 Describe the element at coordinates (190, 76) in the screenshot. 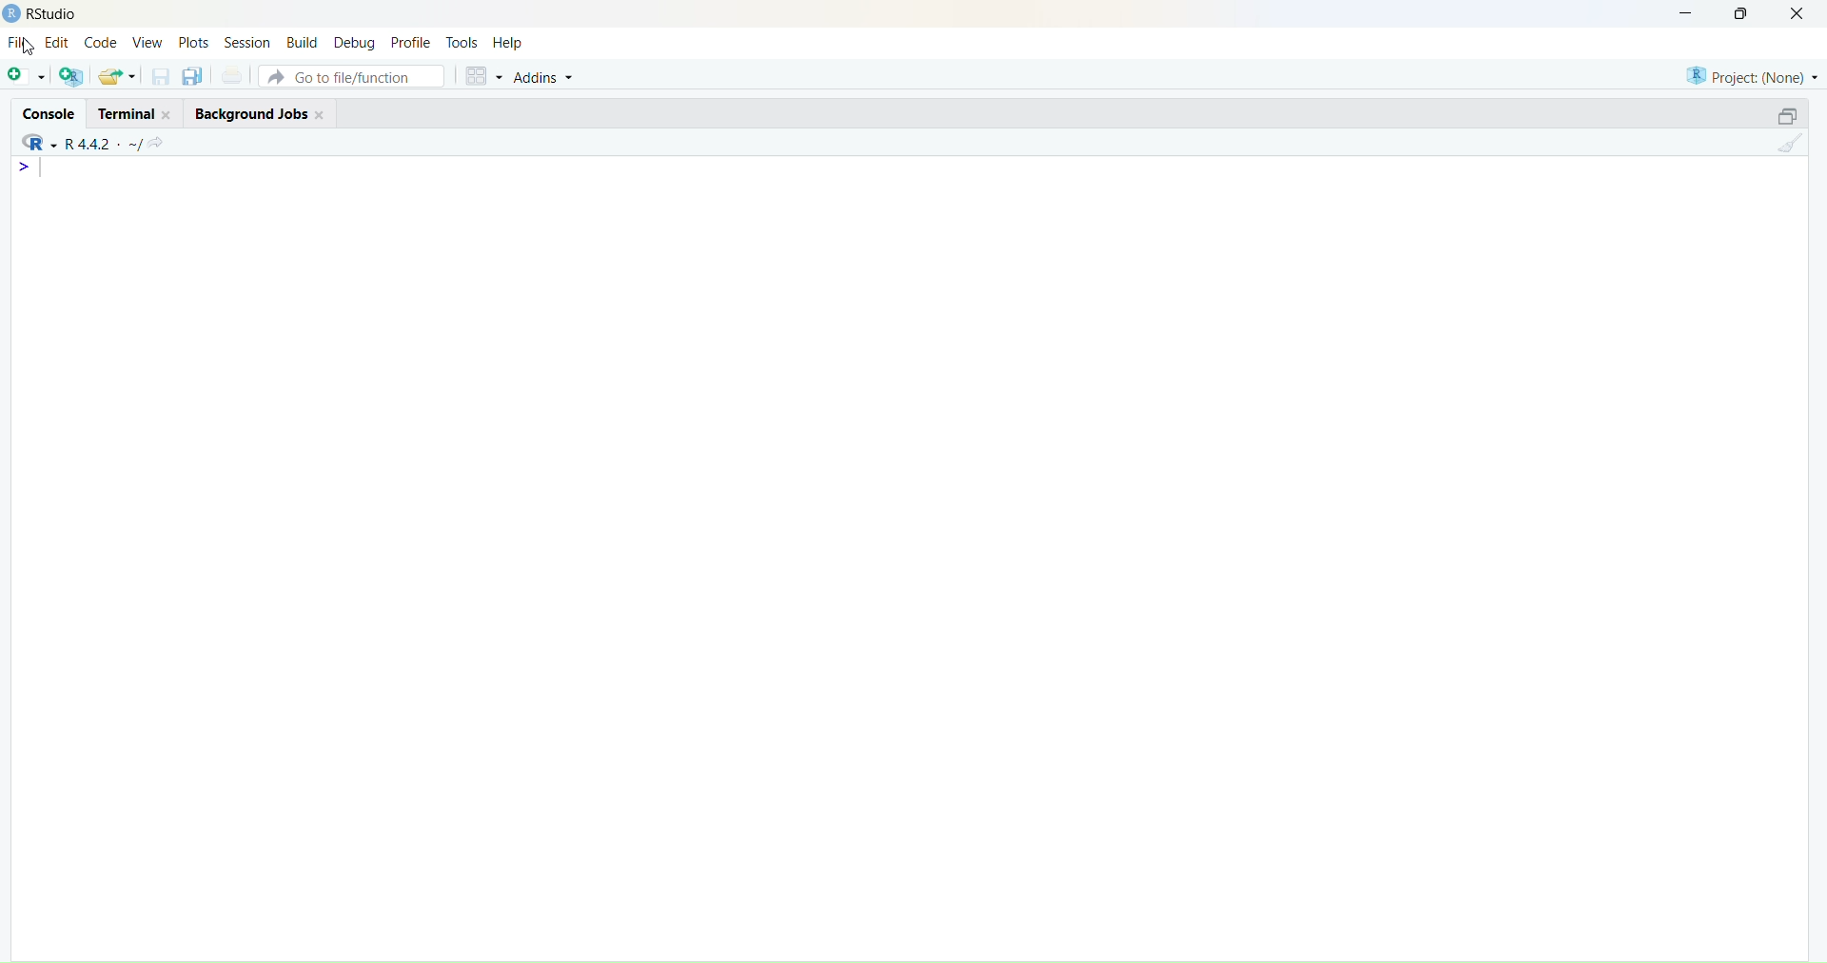

I see `Save all open documents (Ctrl + Alt + S)` at that location.